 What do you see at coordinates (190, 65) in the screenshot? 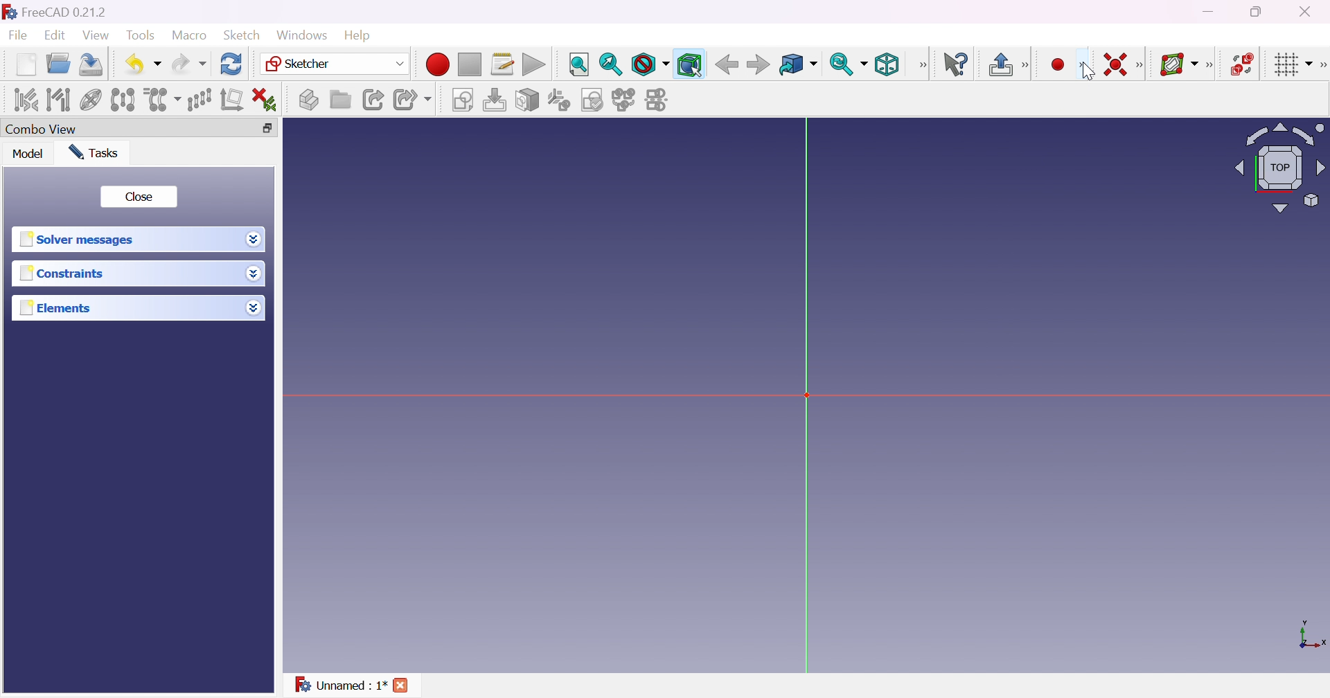
I see `Redo` at bounding box center [190, 65].